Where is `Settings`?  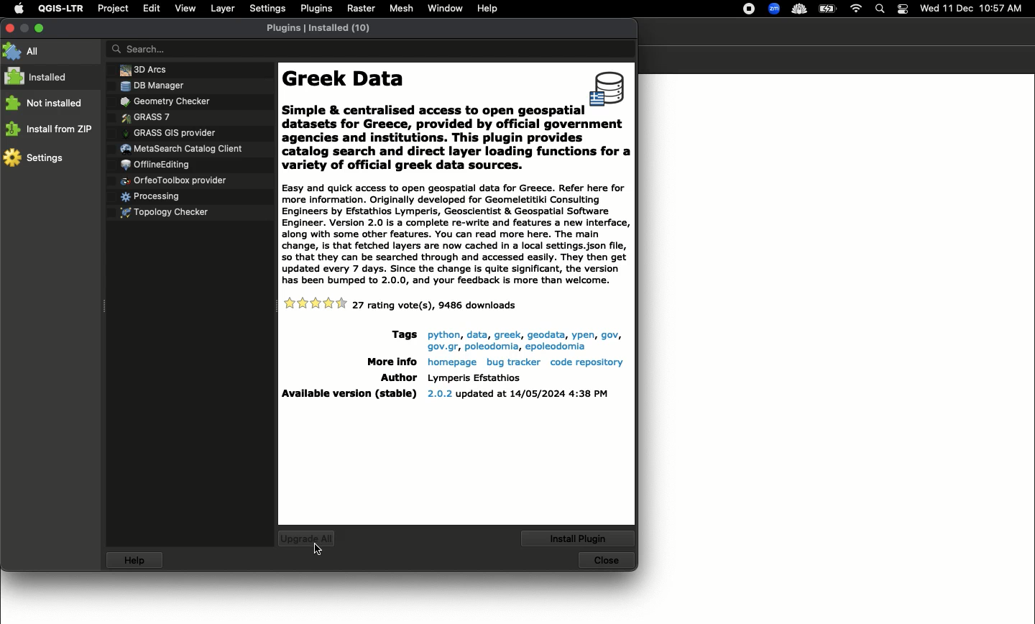
Settings is located at coordinates (267, 8).